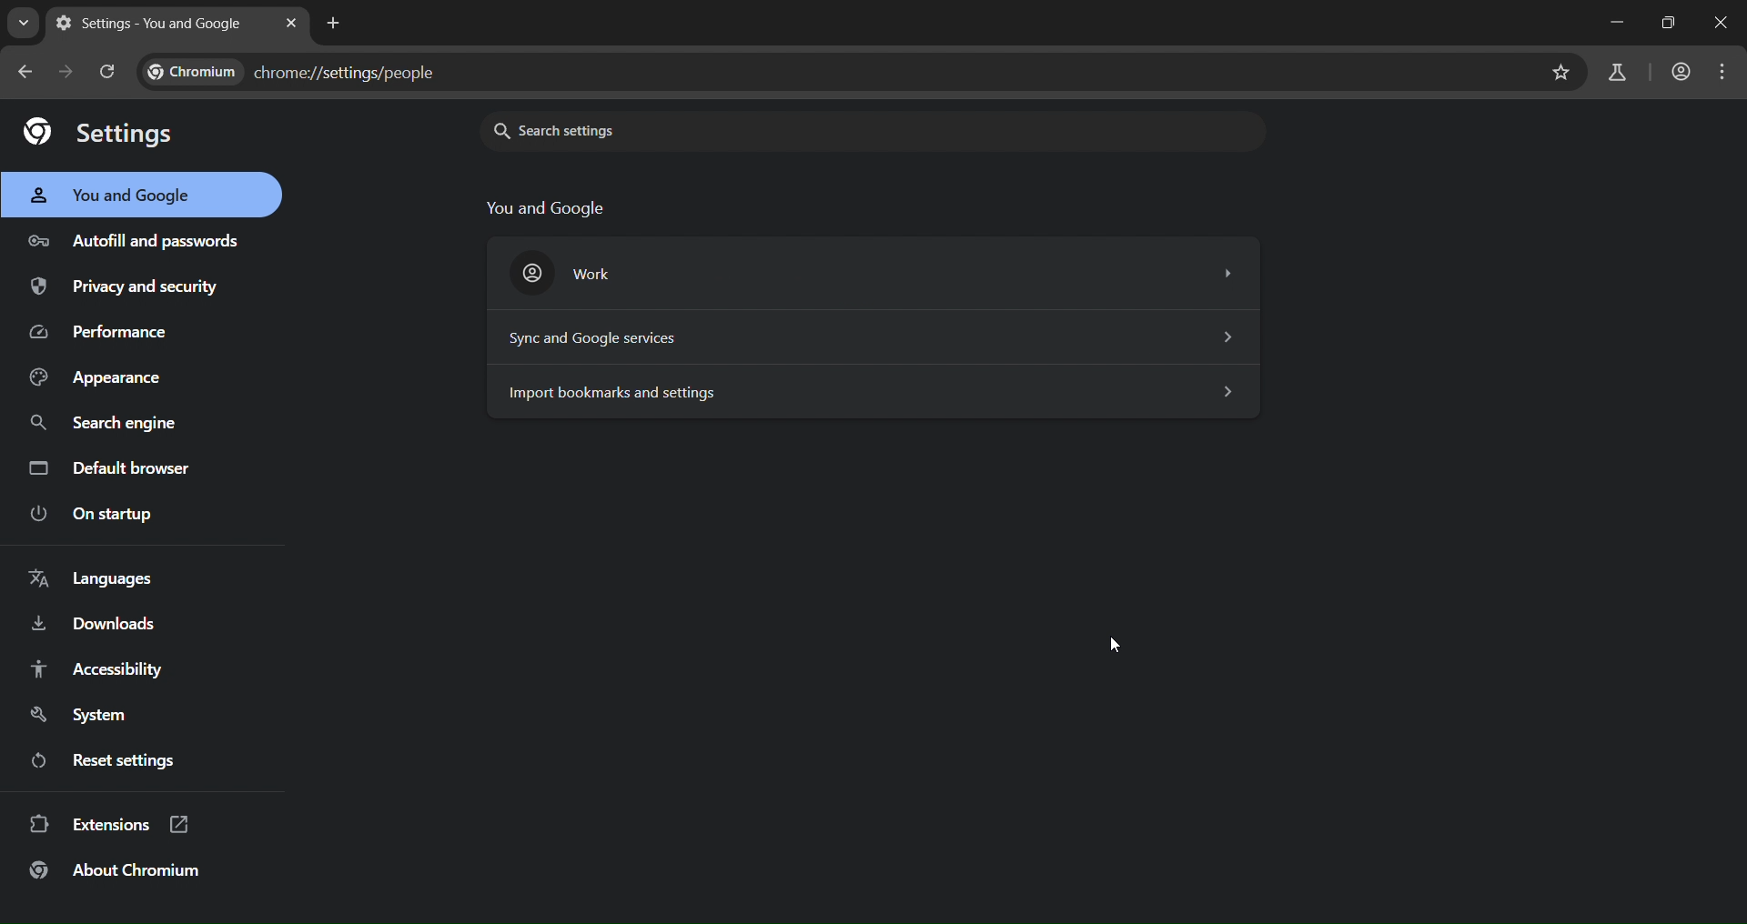 Image resolution: width=1747 pixels, height=924 pixels. Describe the element at coordinates (106, 421) in the screenshot. I see `earch engine` at that location.